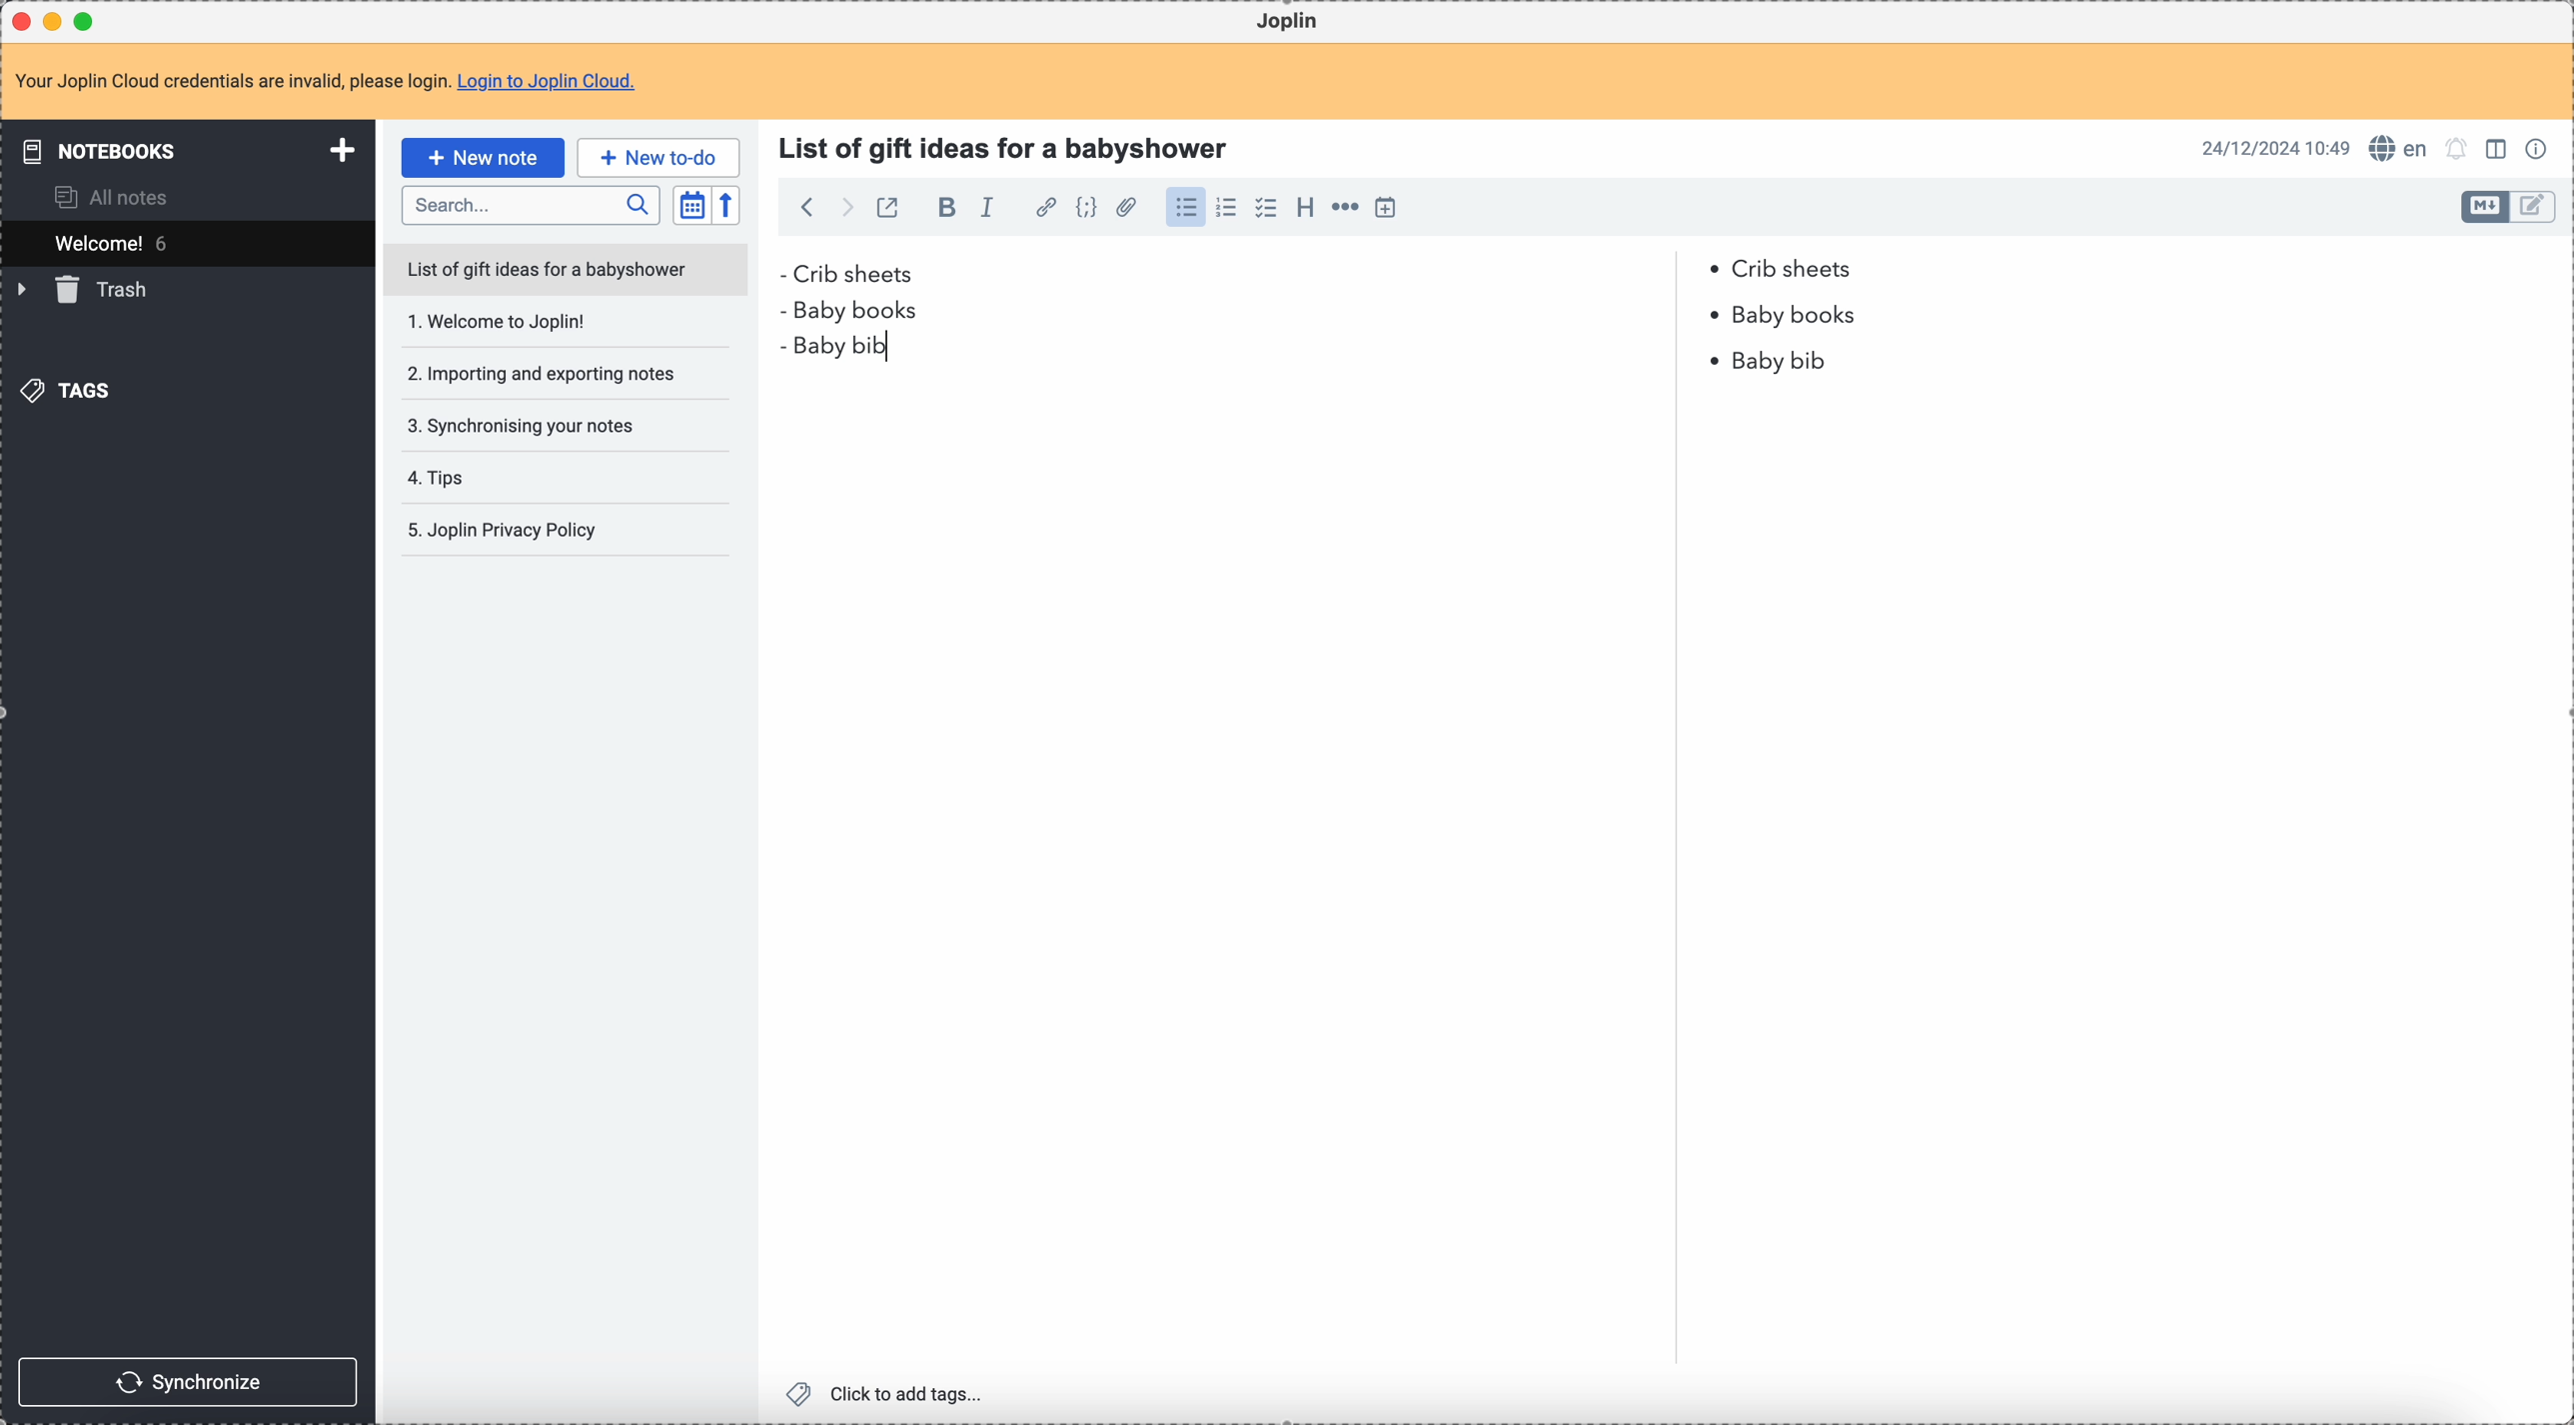 Image resolution: width=2574 pixels, height=1425 pixels. I want to click on list of gift ideas for a babyshower, so click(569, 273).